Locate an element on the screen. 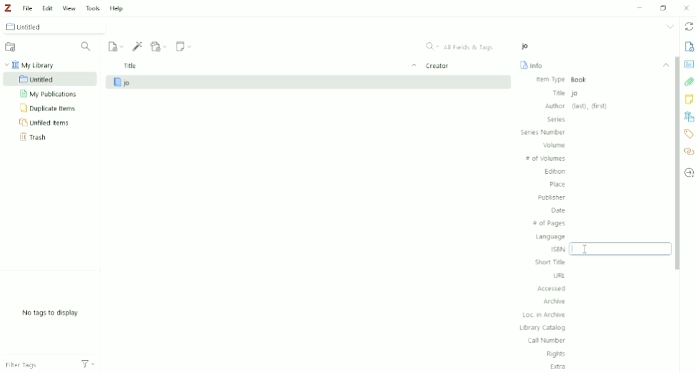 The height and width of the screenshot is (373, 697). Publisher is located at coordinates (550, 197).